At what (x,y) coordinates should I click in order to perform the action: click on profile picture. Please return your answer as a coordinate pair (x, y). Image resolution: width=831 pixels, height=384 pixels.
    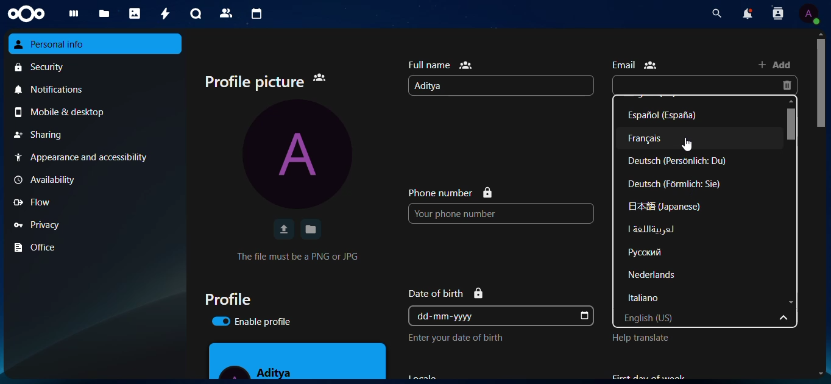
    Looking at the image, I should click on (271, 80).